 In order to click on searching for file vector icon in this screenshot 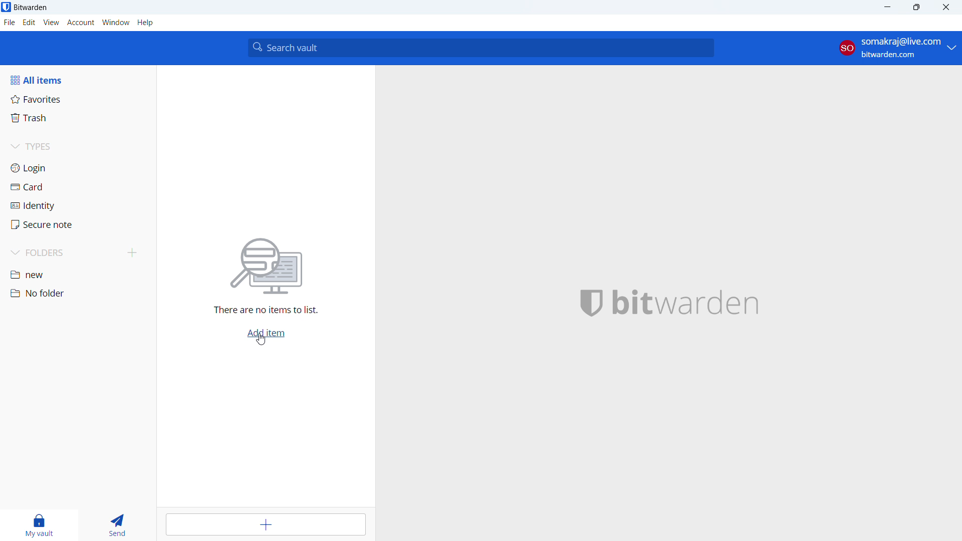, I will do `click(266, 266)`.